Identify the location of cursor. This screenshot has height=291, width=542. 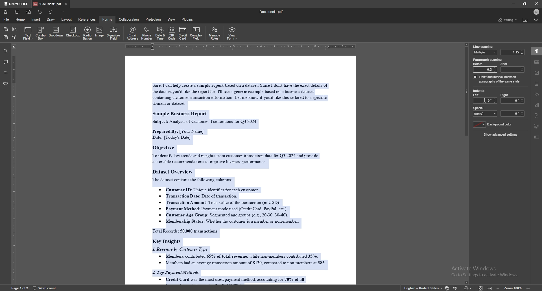
(485, 100).